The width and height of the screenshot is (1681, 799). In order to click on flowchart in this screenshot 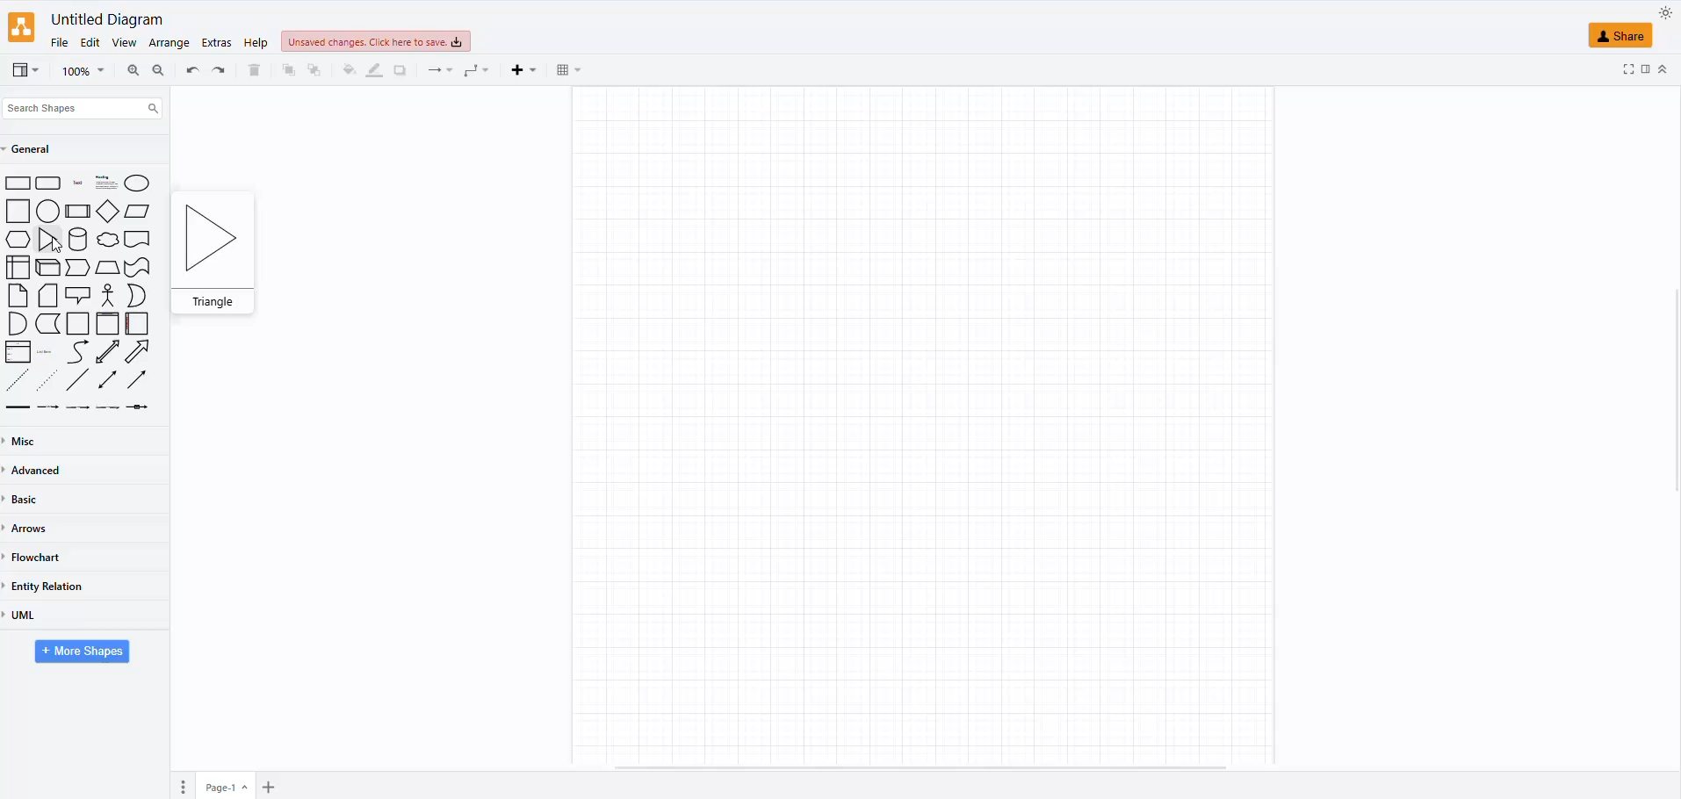, I will do `click(42, 553)`.